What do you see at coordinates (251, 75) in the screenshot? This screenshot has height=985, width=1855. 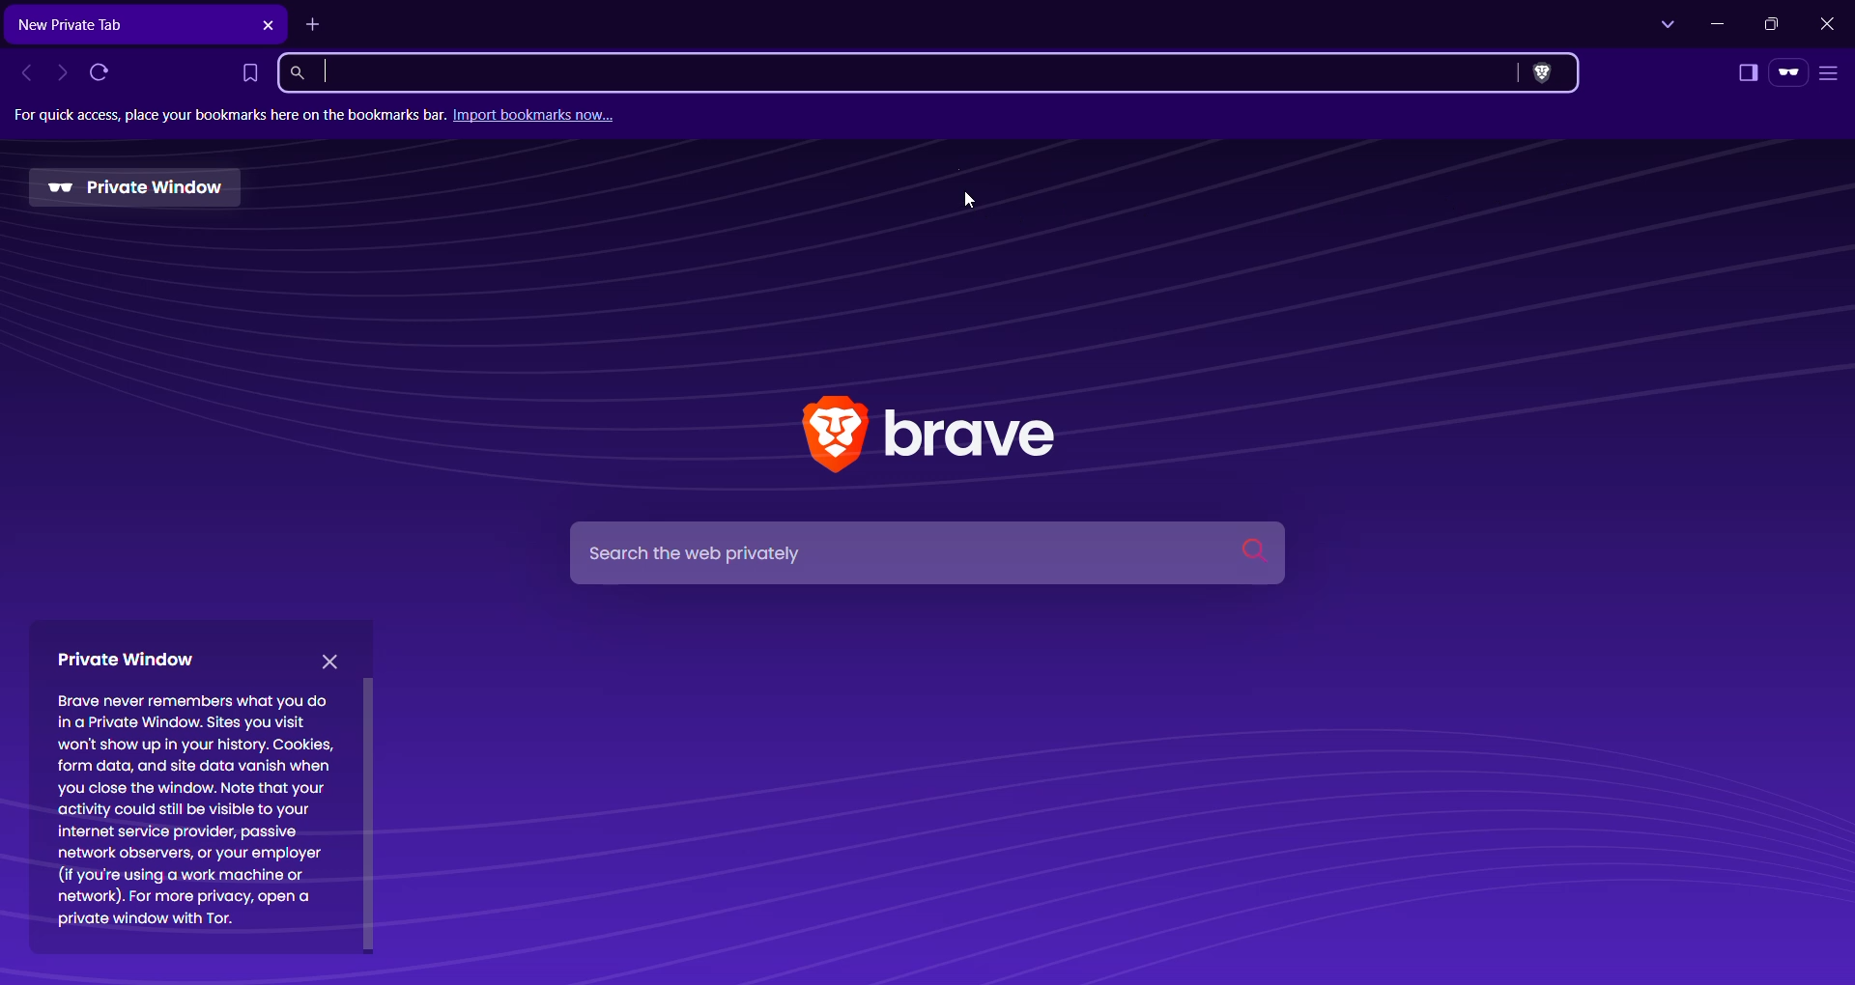 I see `Bookmark this Tab` at bounding box center [251, 75].